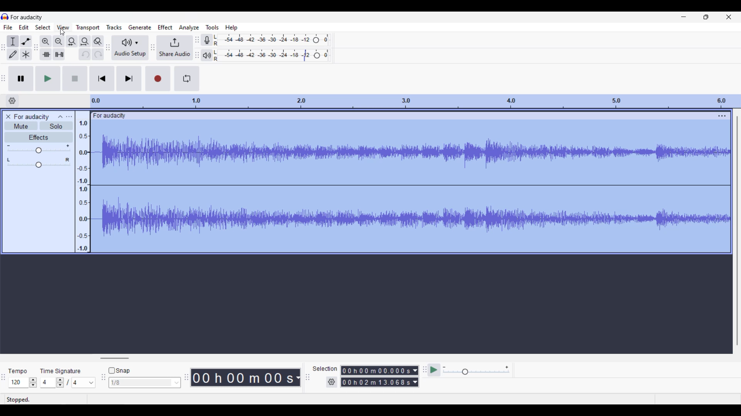  I want to click on Play at speed/Play at speed once, so click(433, 370).